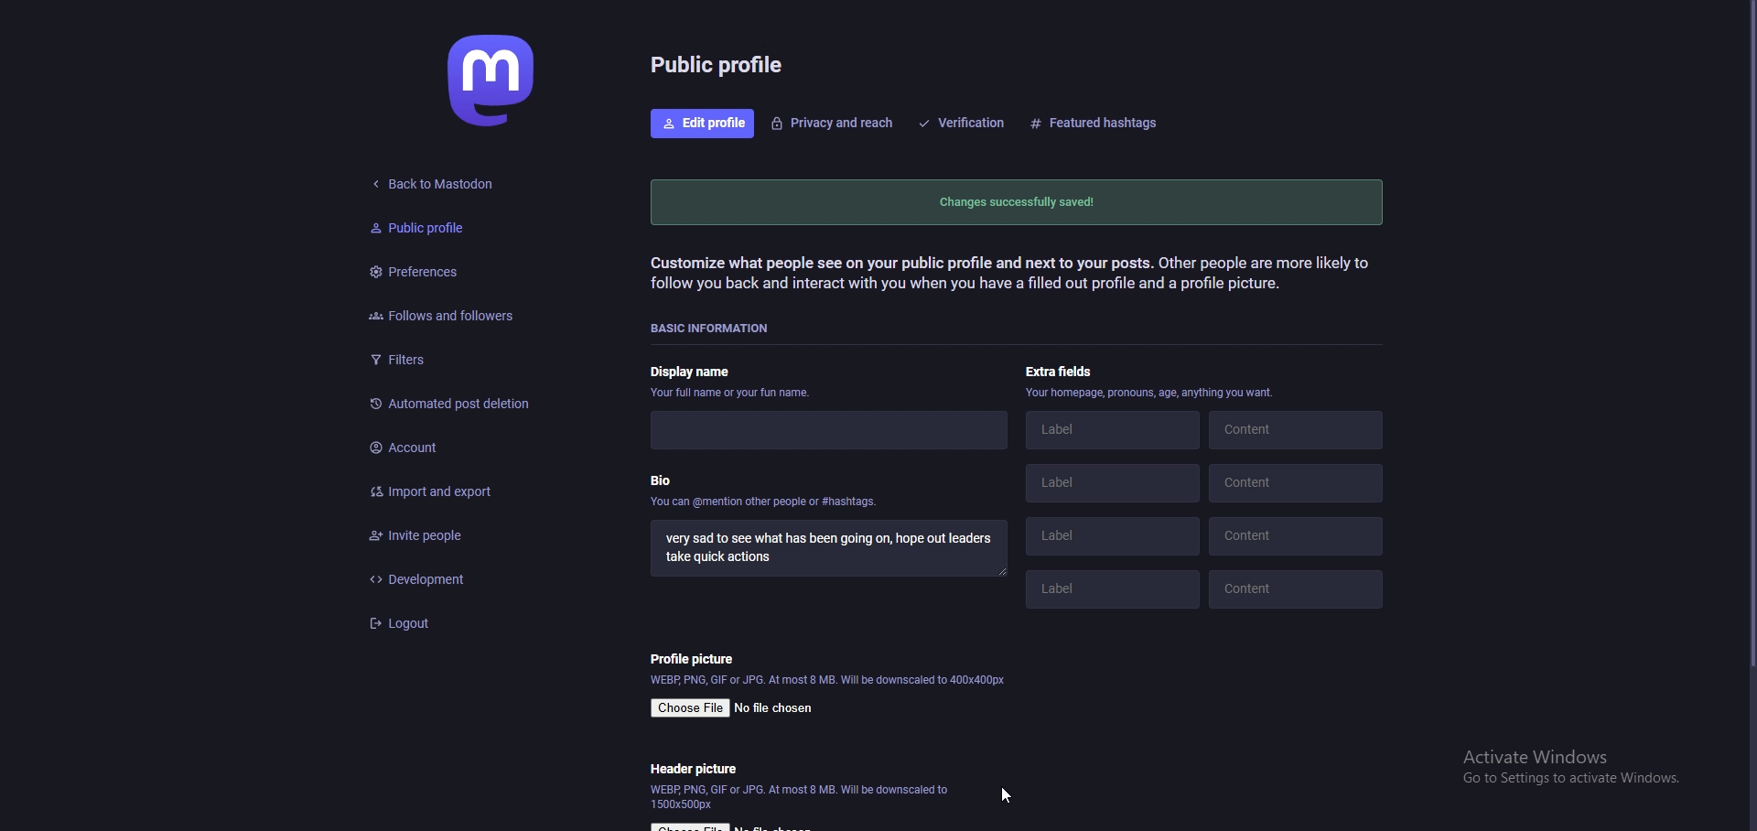 This screenshot has width=1757, height=831. What do you see at coordinates (1274, 1293) in the screenshot?
I see `header picture` at bounding box center [1274, 1293].